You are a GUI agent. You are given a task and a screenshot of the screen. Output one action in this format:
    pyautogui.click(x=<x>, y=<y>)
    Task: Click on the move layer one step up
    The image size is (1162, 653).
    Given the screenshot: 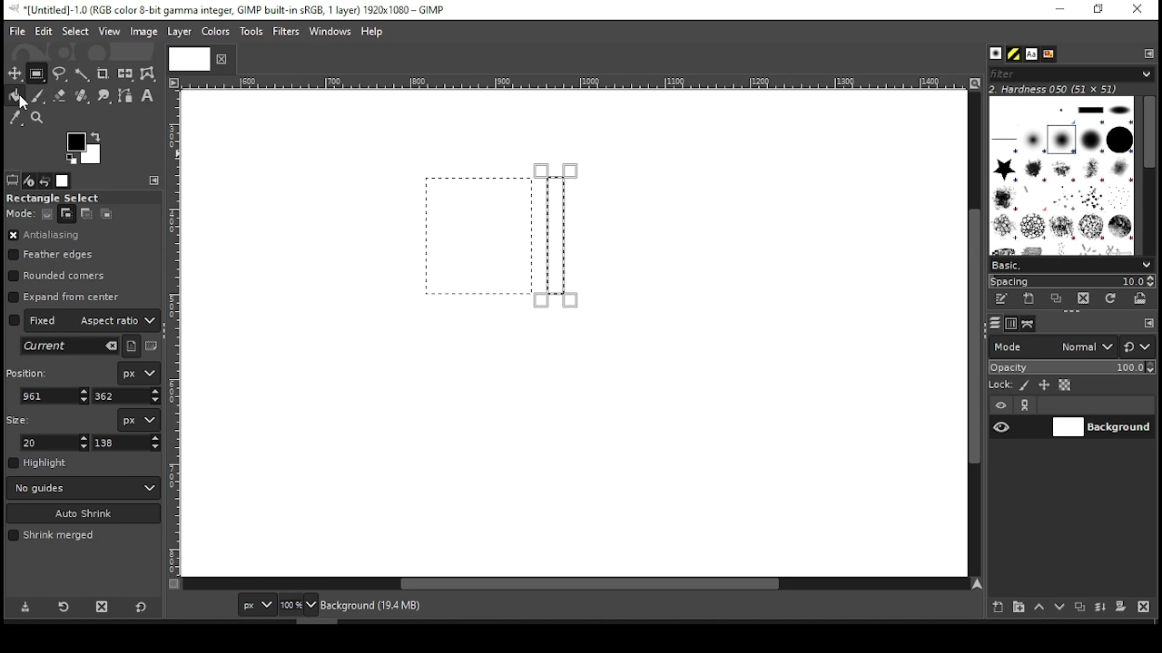 What is the action you would take?
    pyautogui.click(x=1039, y=609)
    